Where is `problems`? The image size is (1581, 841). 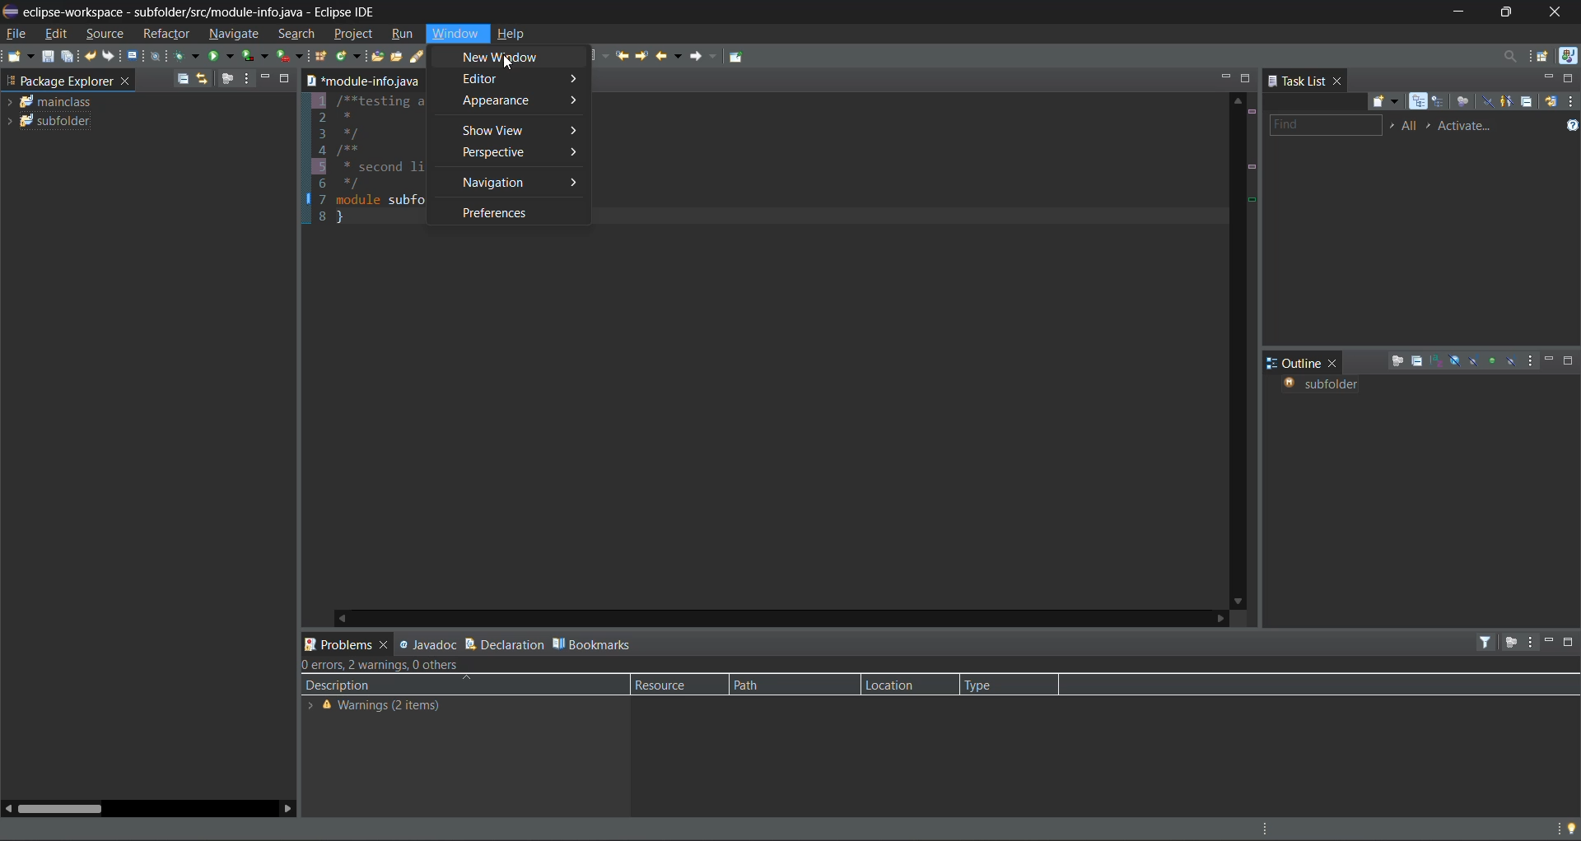
problems is located at coordinates (338, 643).